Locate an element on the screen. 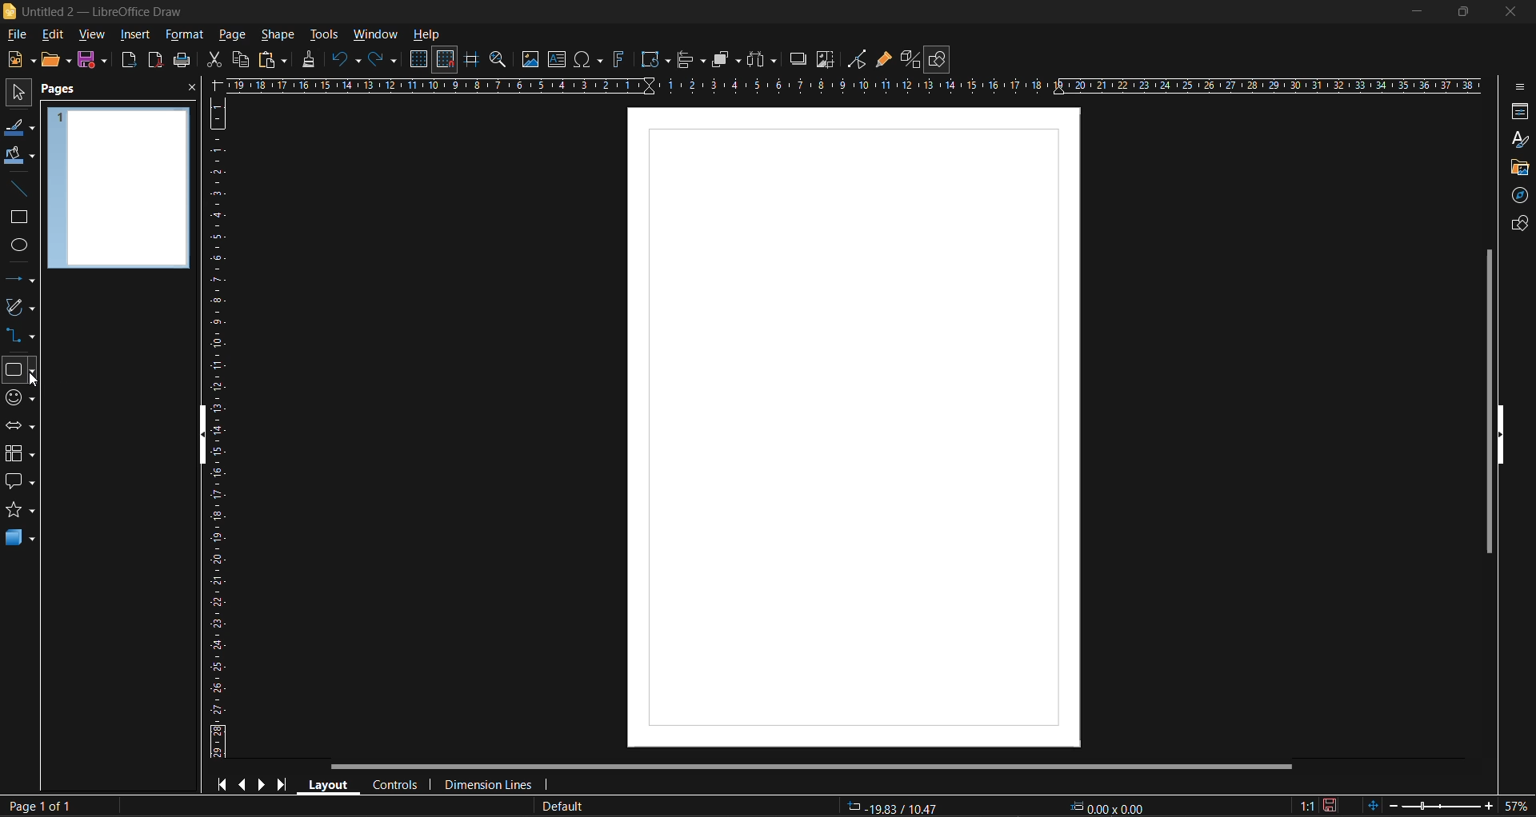 Image resolution: width=1536 pixels, height=817 pixels. format is located at coordinates (183, 36).